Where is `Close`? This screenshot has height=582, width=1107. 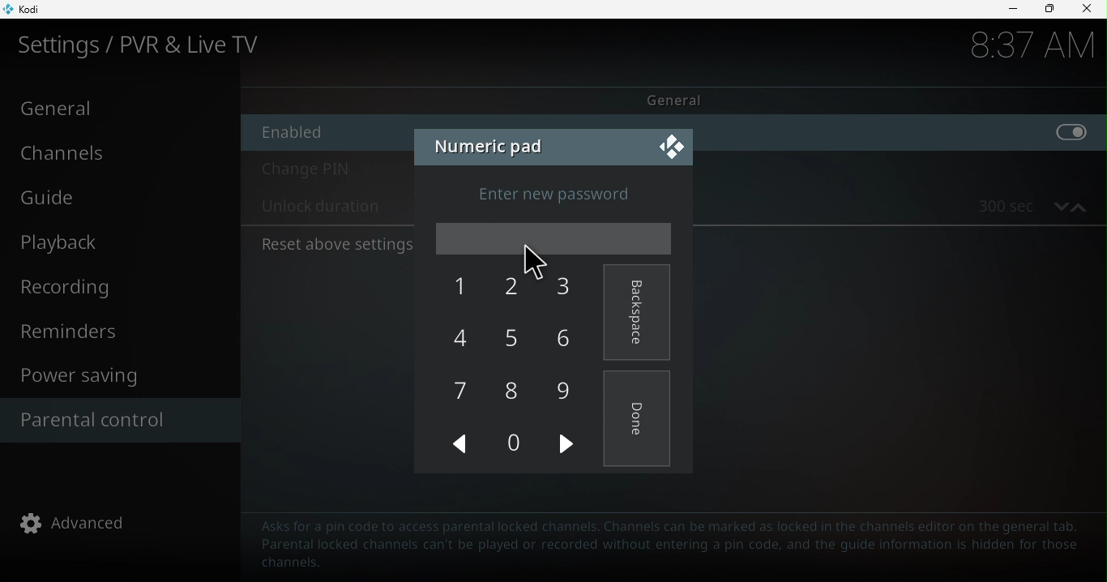
Close is located at coordinates (669, 147).